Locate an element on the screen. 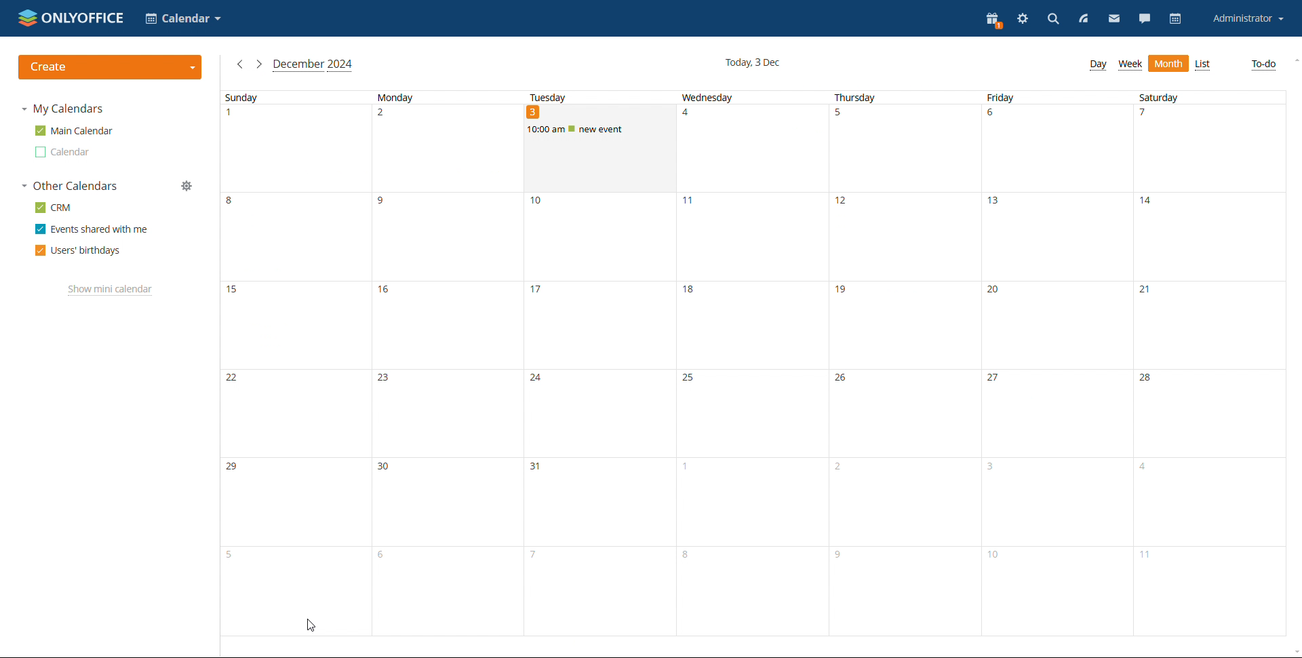 This screenshot has height=658, width=1302. 12 is located at coordinates (902, 237).